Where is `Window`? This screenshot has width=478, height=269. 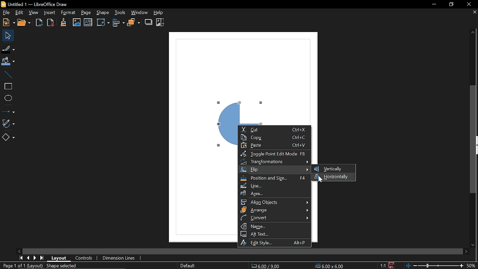 Window is located at coordinates (140, 13).